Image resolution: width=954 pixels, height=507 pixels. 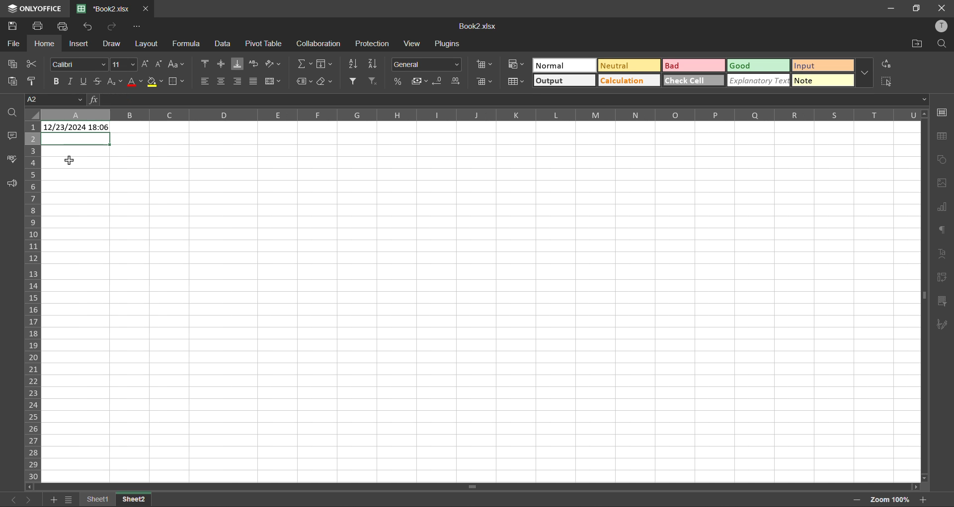 What do you see at coordinates (125, 64) in the screenshot?
I see `font size` at bounding box center [125, 64].